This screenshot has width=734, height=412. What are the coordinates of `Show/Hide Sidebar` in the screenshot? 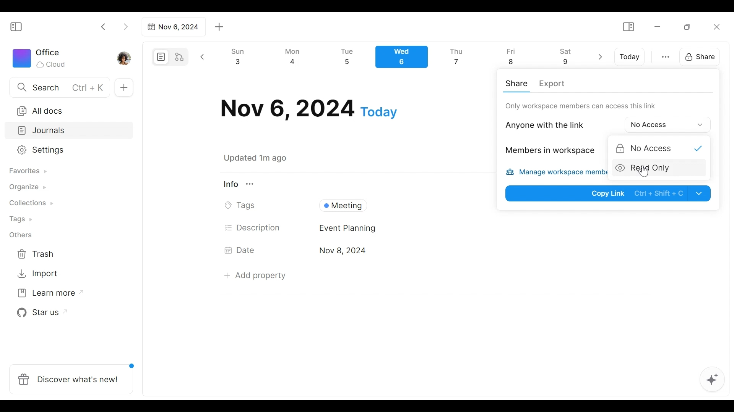 It's located at (19, 26).